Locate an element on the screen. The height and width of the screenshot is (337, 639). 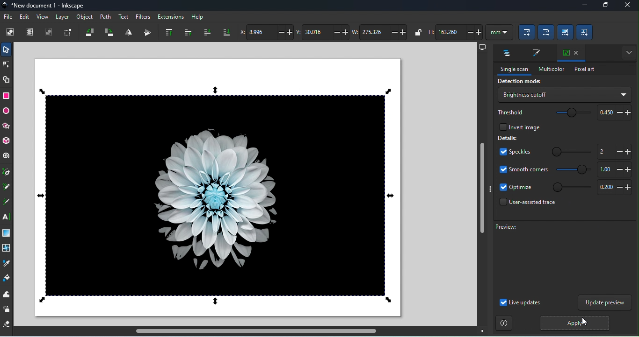
Instruction is located at coordinates (504, 323).